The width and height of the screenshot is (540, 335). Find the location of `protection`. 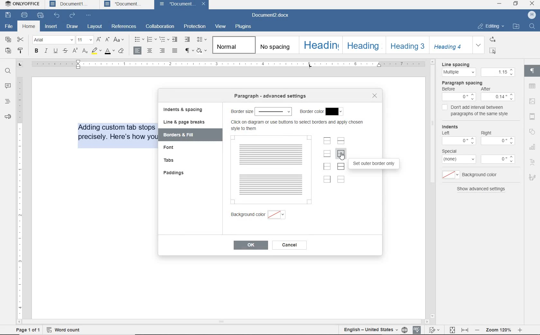

protection is located at coordinates (194, 27).